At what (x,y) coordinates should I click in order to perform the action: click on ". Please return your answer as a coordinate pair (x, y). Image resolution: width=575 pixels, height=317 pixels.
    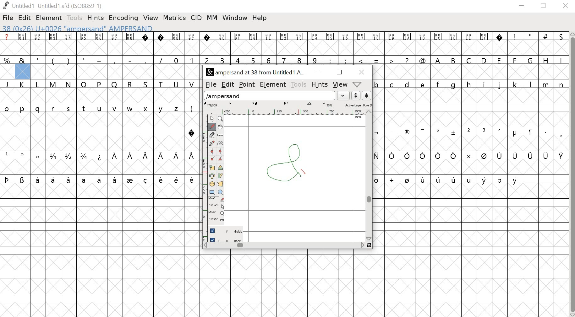
    Looking at the image, I should click on (531, 44).